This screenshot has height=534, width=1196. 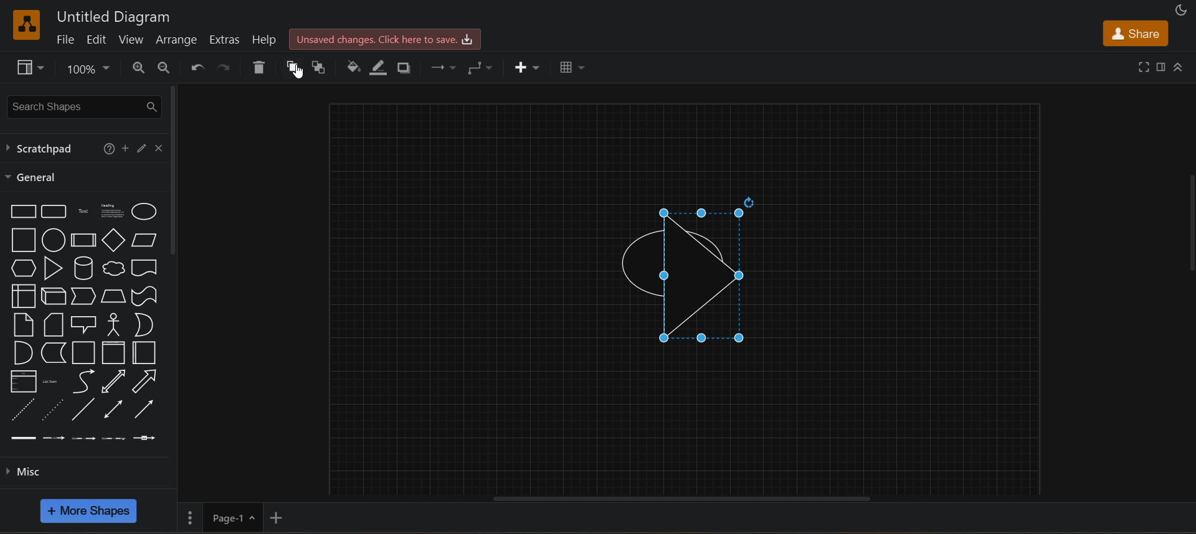 What do you see at coordinates (54, 296) in the screenshot?
I see `cube` at bounding box center [54, 296].